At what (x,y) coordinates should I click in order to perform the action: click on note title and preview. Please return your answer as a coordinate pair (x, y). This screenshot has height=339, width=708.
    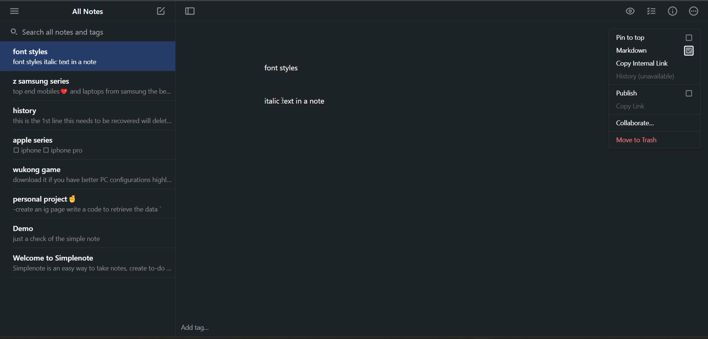
    Looking at the image, I should click on (92, 117).